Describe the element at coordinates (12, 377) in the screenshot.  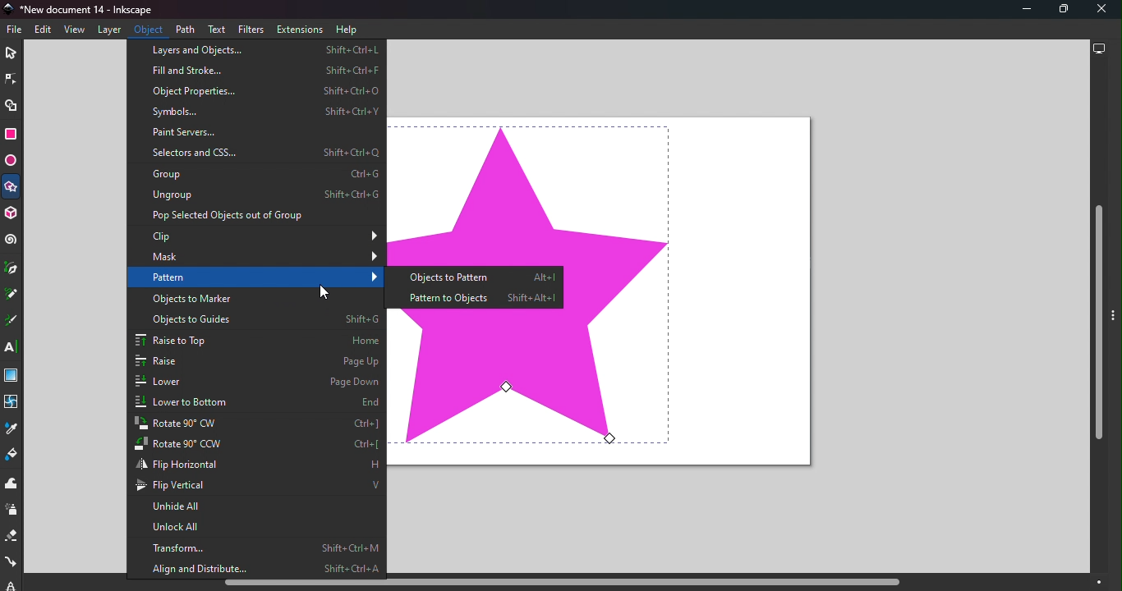
I see `Gradient tool` at that location.